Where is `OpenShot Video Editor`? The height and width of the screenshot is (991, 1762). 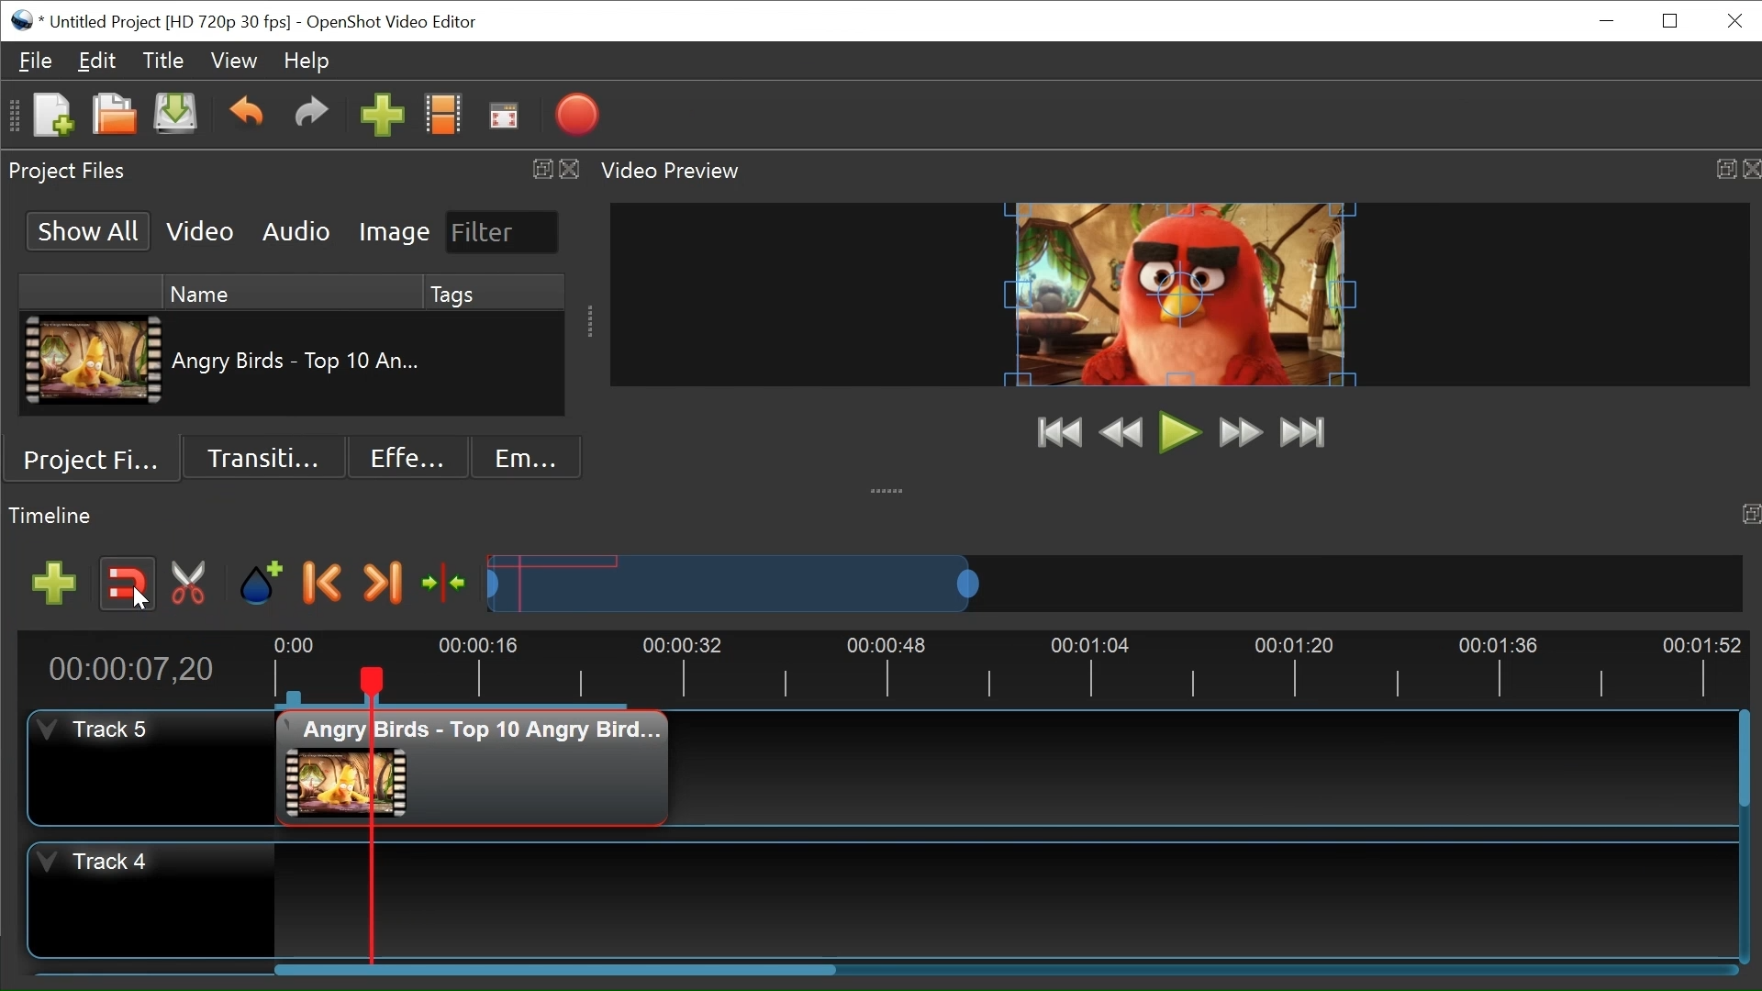
OpenShot Video Editor is located at coordinates (396, 22).